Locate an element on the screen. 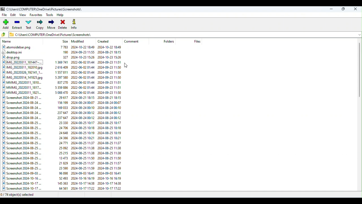 The width and height of the screenshot is (362, 204). Size is located at coordinates (65, 41).